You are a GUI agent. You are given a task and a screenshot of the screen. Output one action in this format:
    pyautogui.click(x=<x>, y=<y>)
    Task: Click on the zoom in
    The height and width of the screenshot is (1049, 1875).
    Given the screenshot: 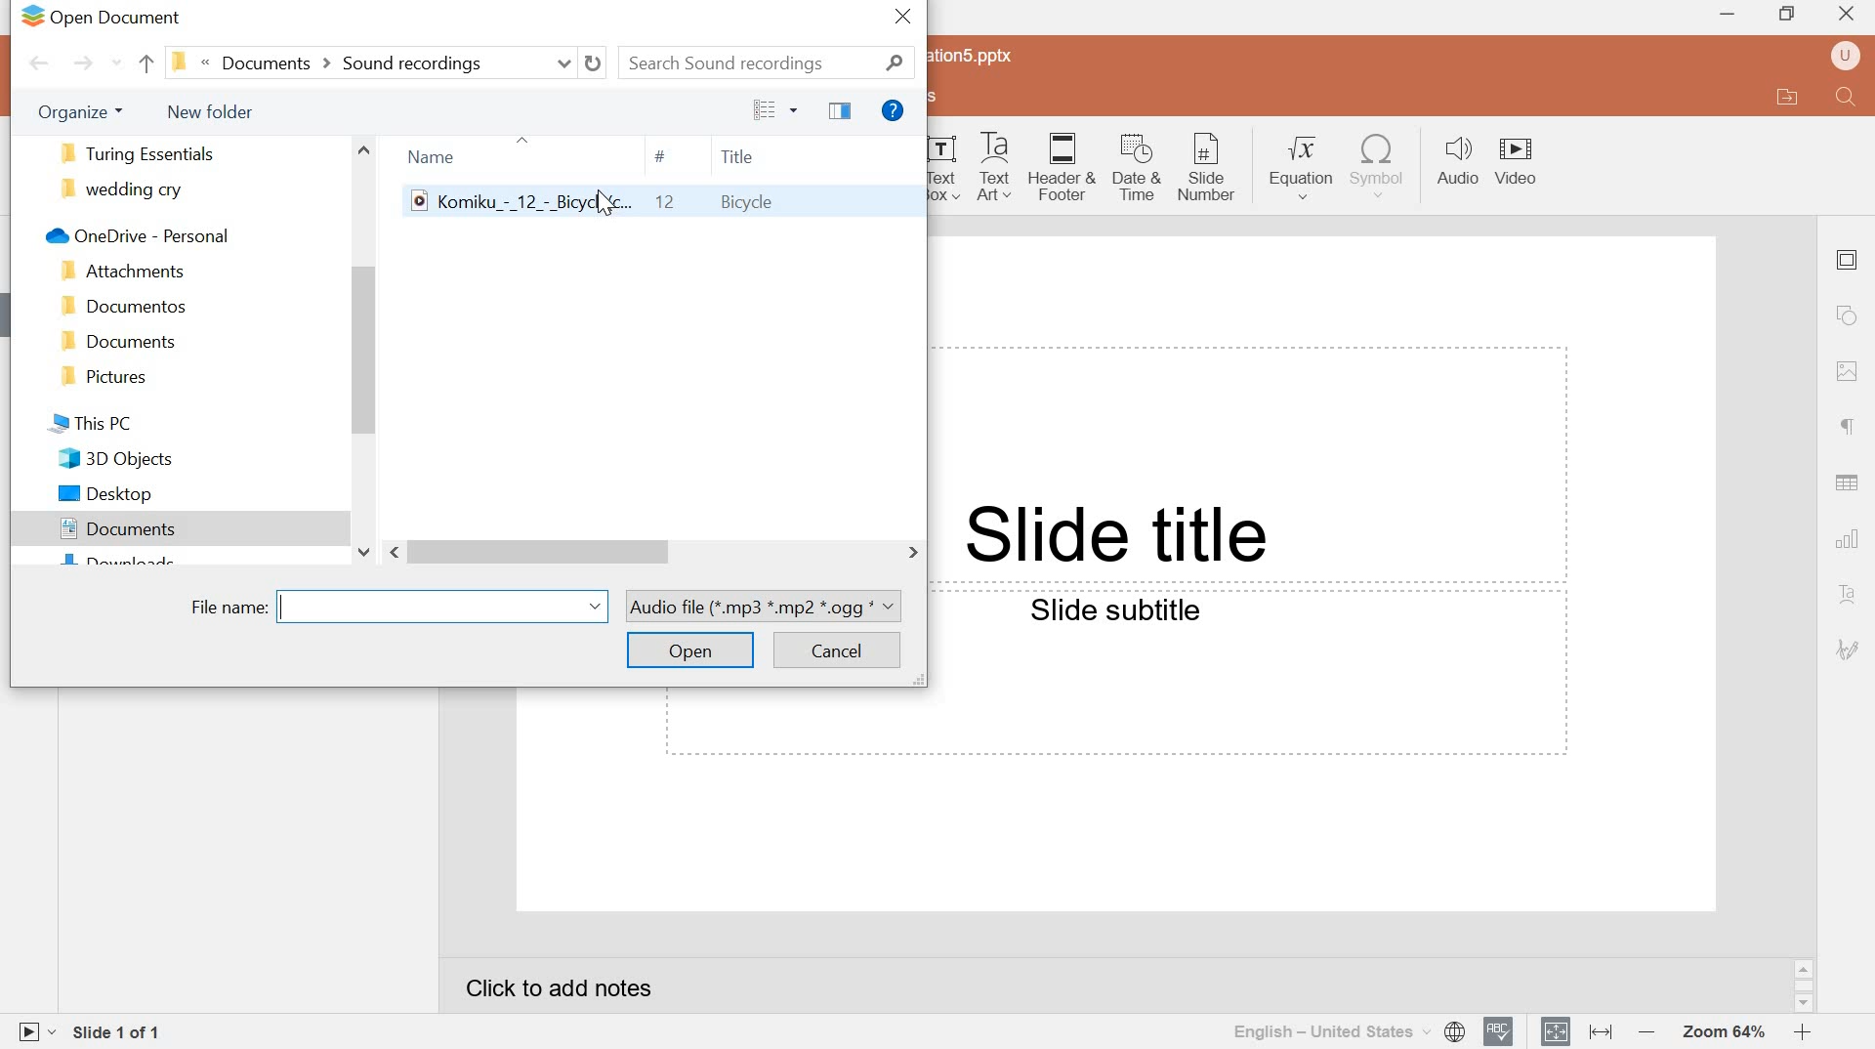 What is the action you would take?
    pyautogui.click(x=1802, y=1031)
    